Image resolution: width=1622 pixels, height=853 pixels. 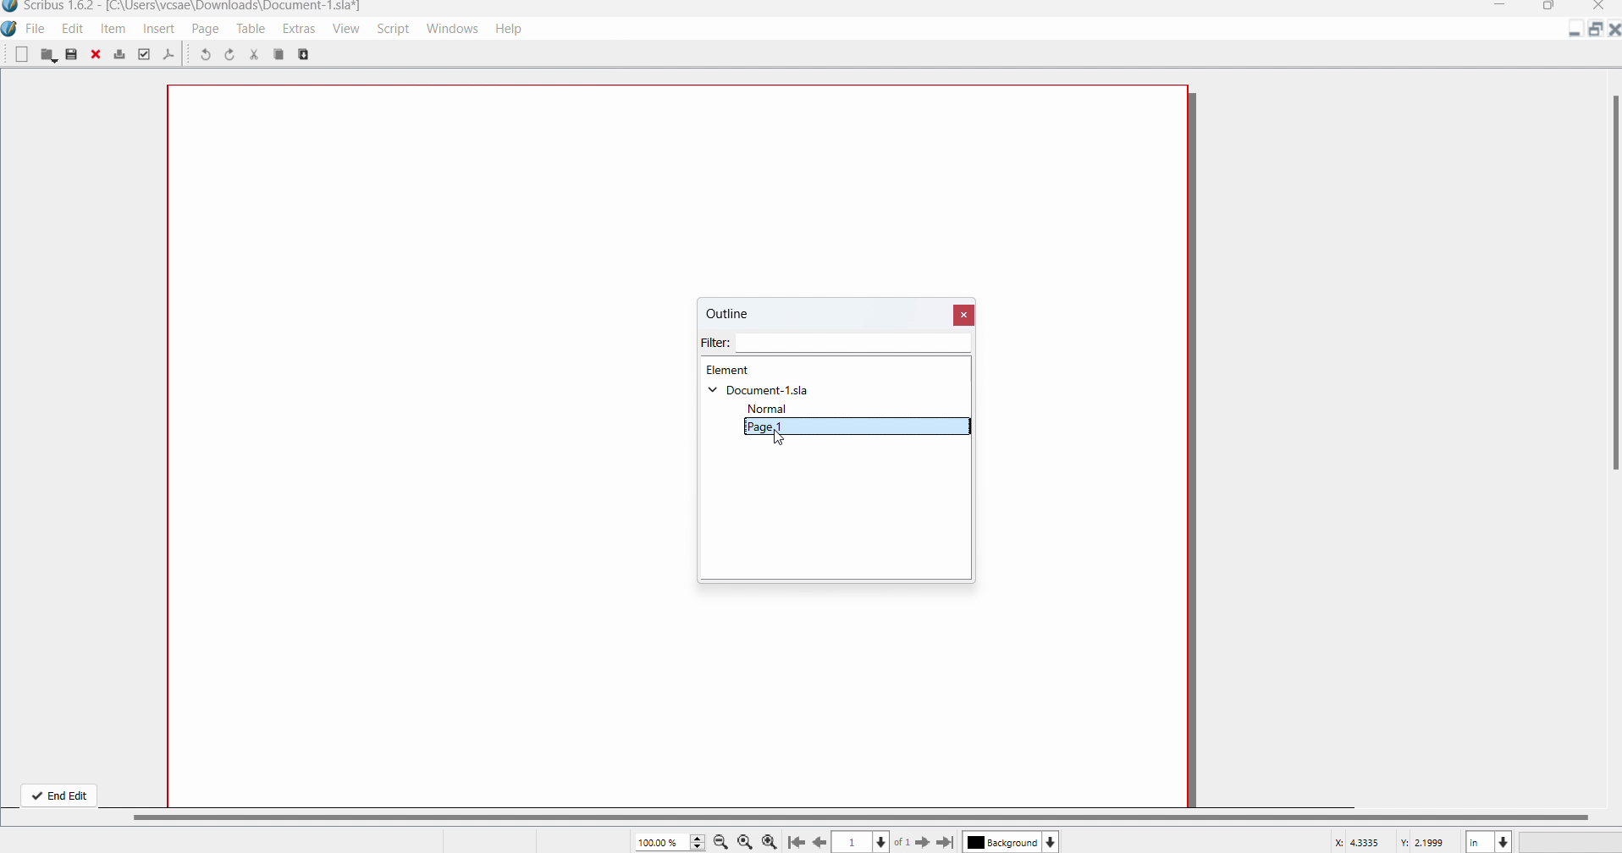 I want to click on , so click(x=163, y=30).